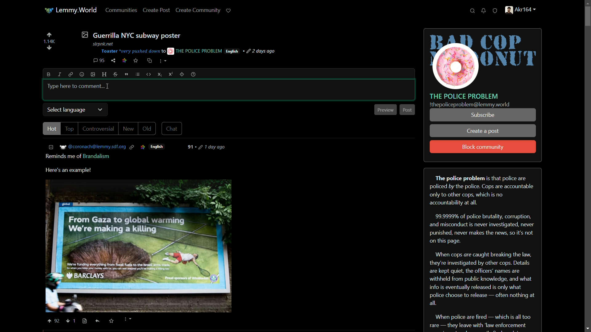 The width and height of the screenshot is (591, 332). Describe the element at coordinates (107, 85) in the screenshot. I see `cursor` at that location.